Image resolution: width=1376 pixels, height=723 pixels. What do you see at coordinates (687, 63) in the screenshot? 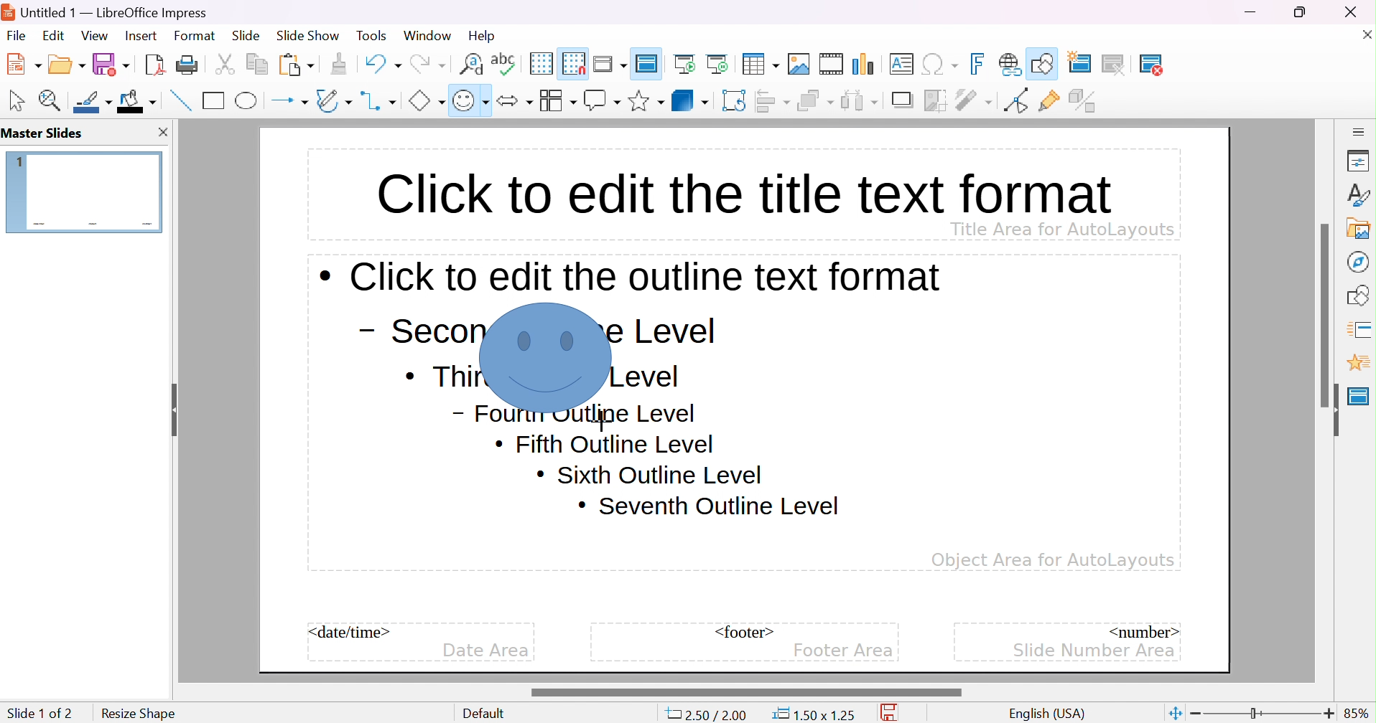
I see `start from first slide` at bounding box center [687, 63].